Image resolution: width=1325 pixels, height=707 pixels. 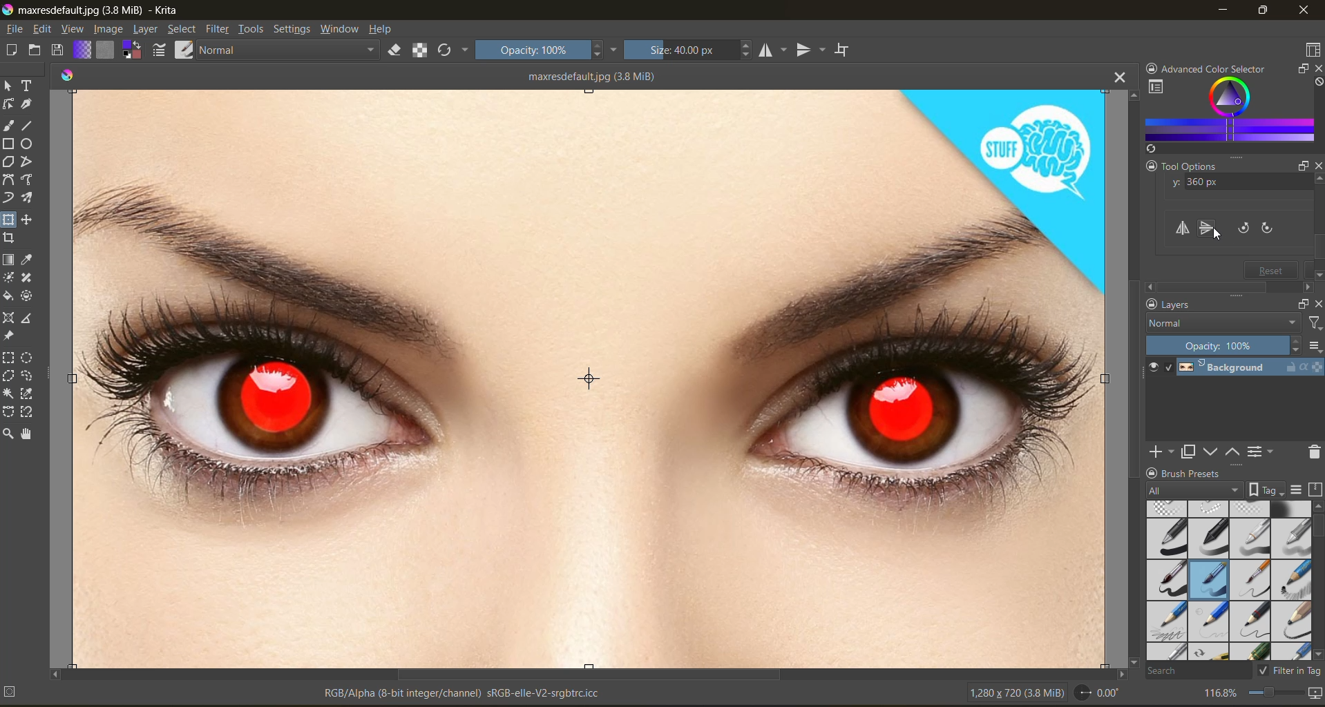 What do you see at coordinates (26, 295) in the screenshot?
I see `tool` at bounding box center [26, 295].